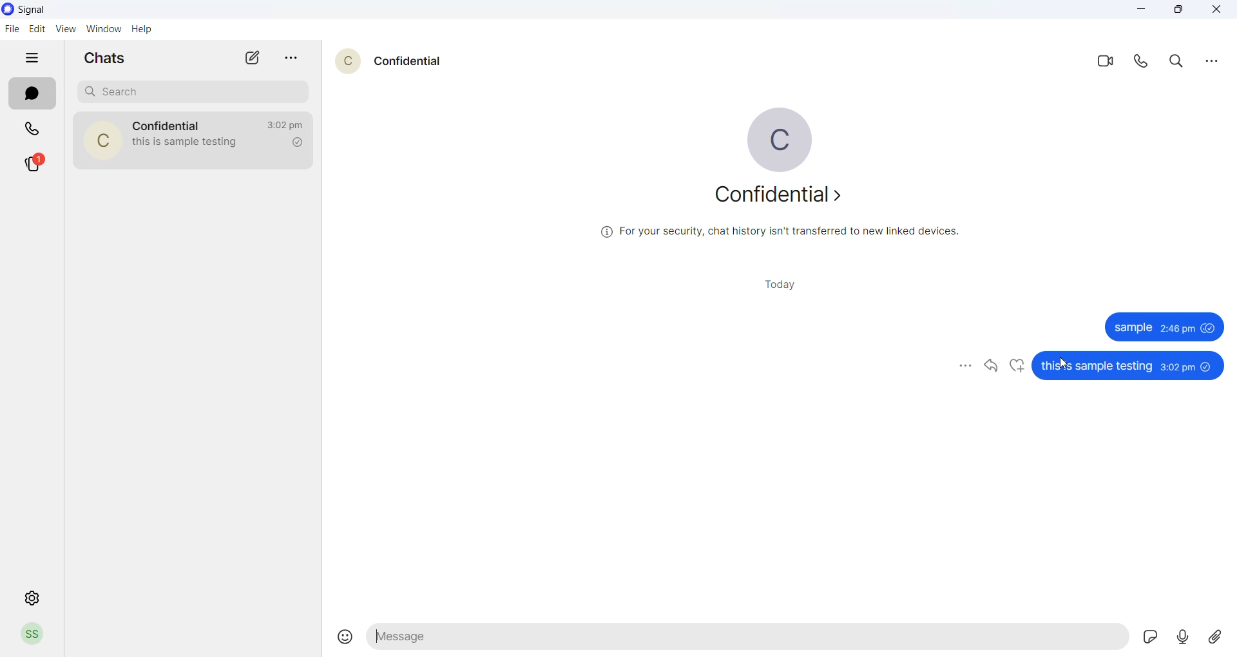 Image resolution: width=1237 pixels, height=657 pixels. Describe the element at coordinates (783, 198) in the screenshot. I see `about contact` at that location.